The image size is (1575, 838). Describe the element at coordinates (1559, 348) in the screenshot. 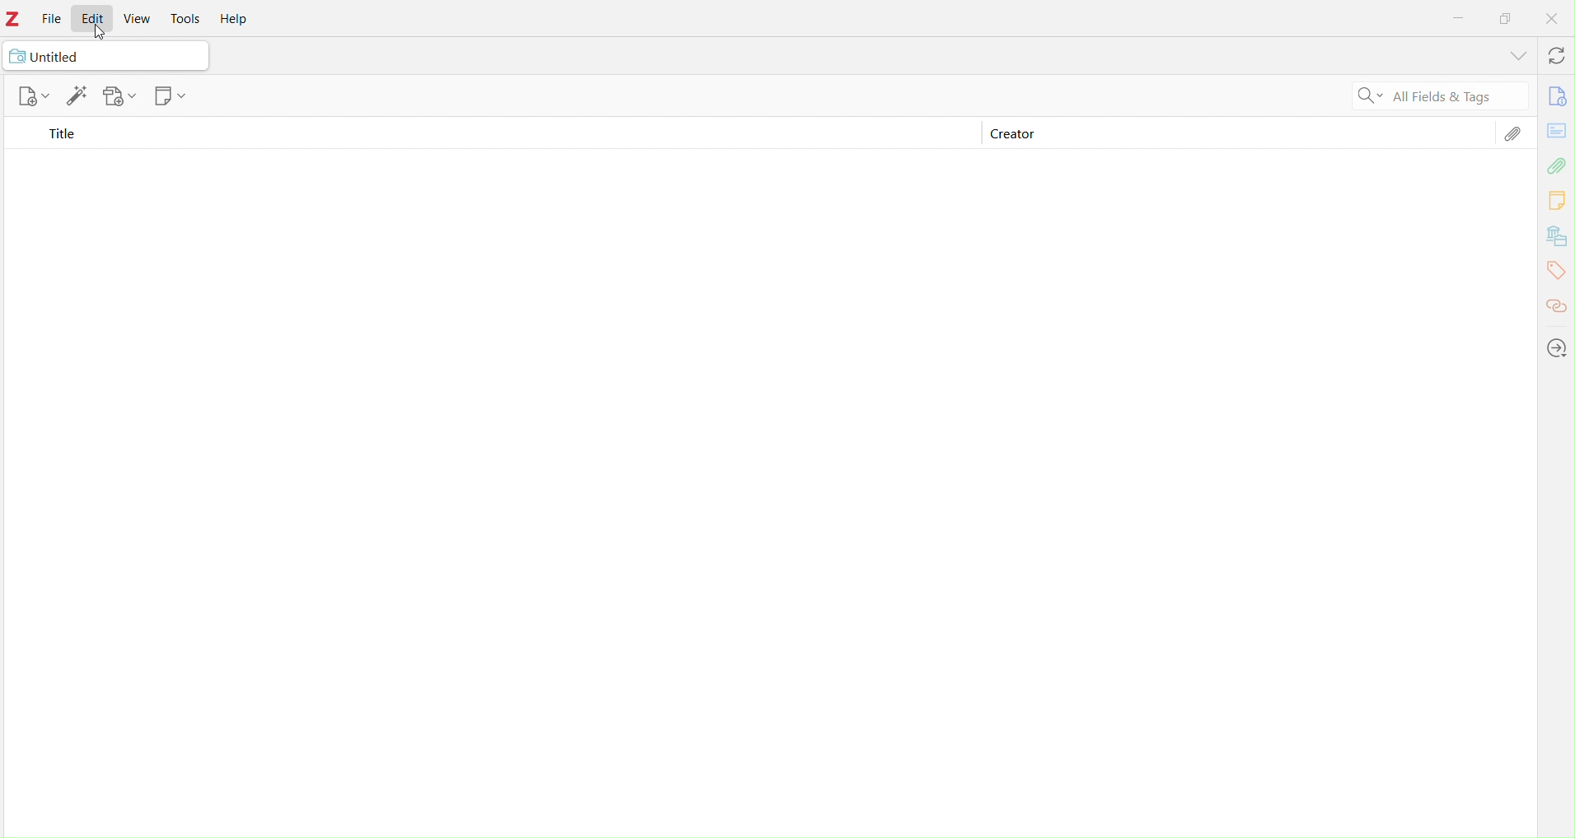

I see `Locate` at that location.